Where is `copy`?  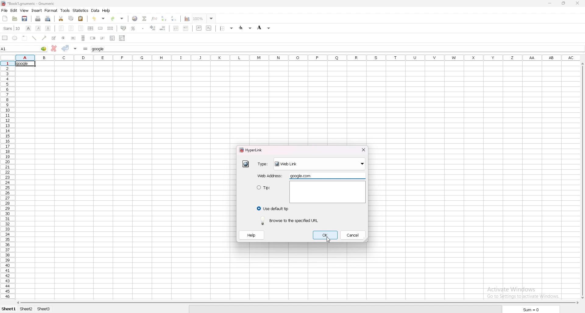
copy is located at coordinates (71, 18).